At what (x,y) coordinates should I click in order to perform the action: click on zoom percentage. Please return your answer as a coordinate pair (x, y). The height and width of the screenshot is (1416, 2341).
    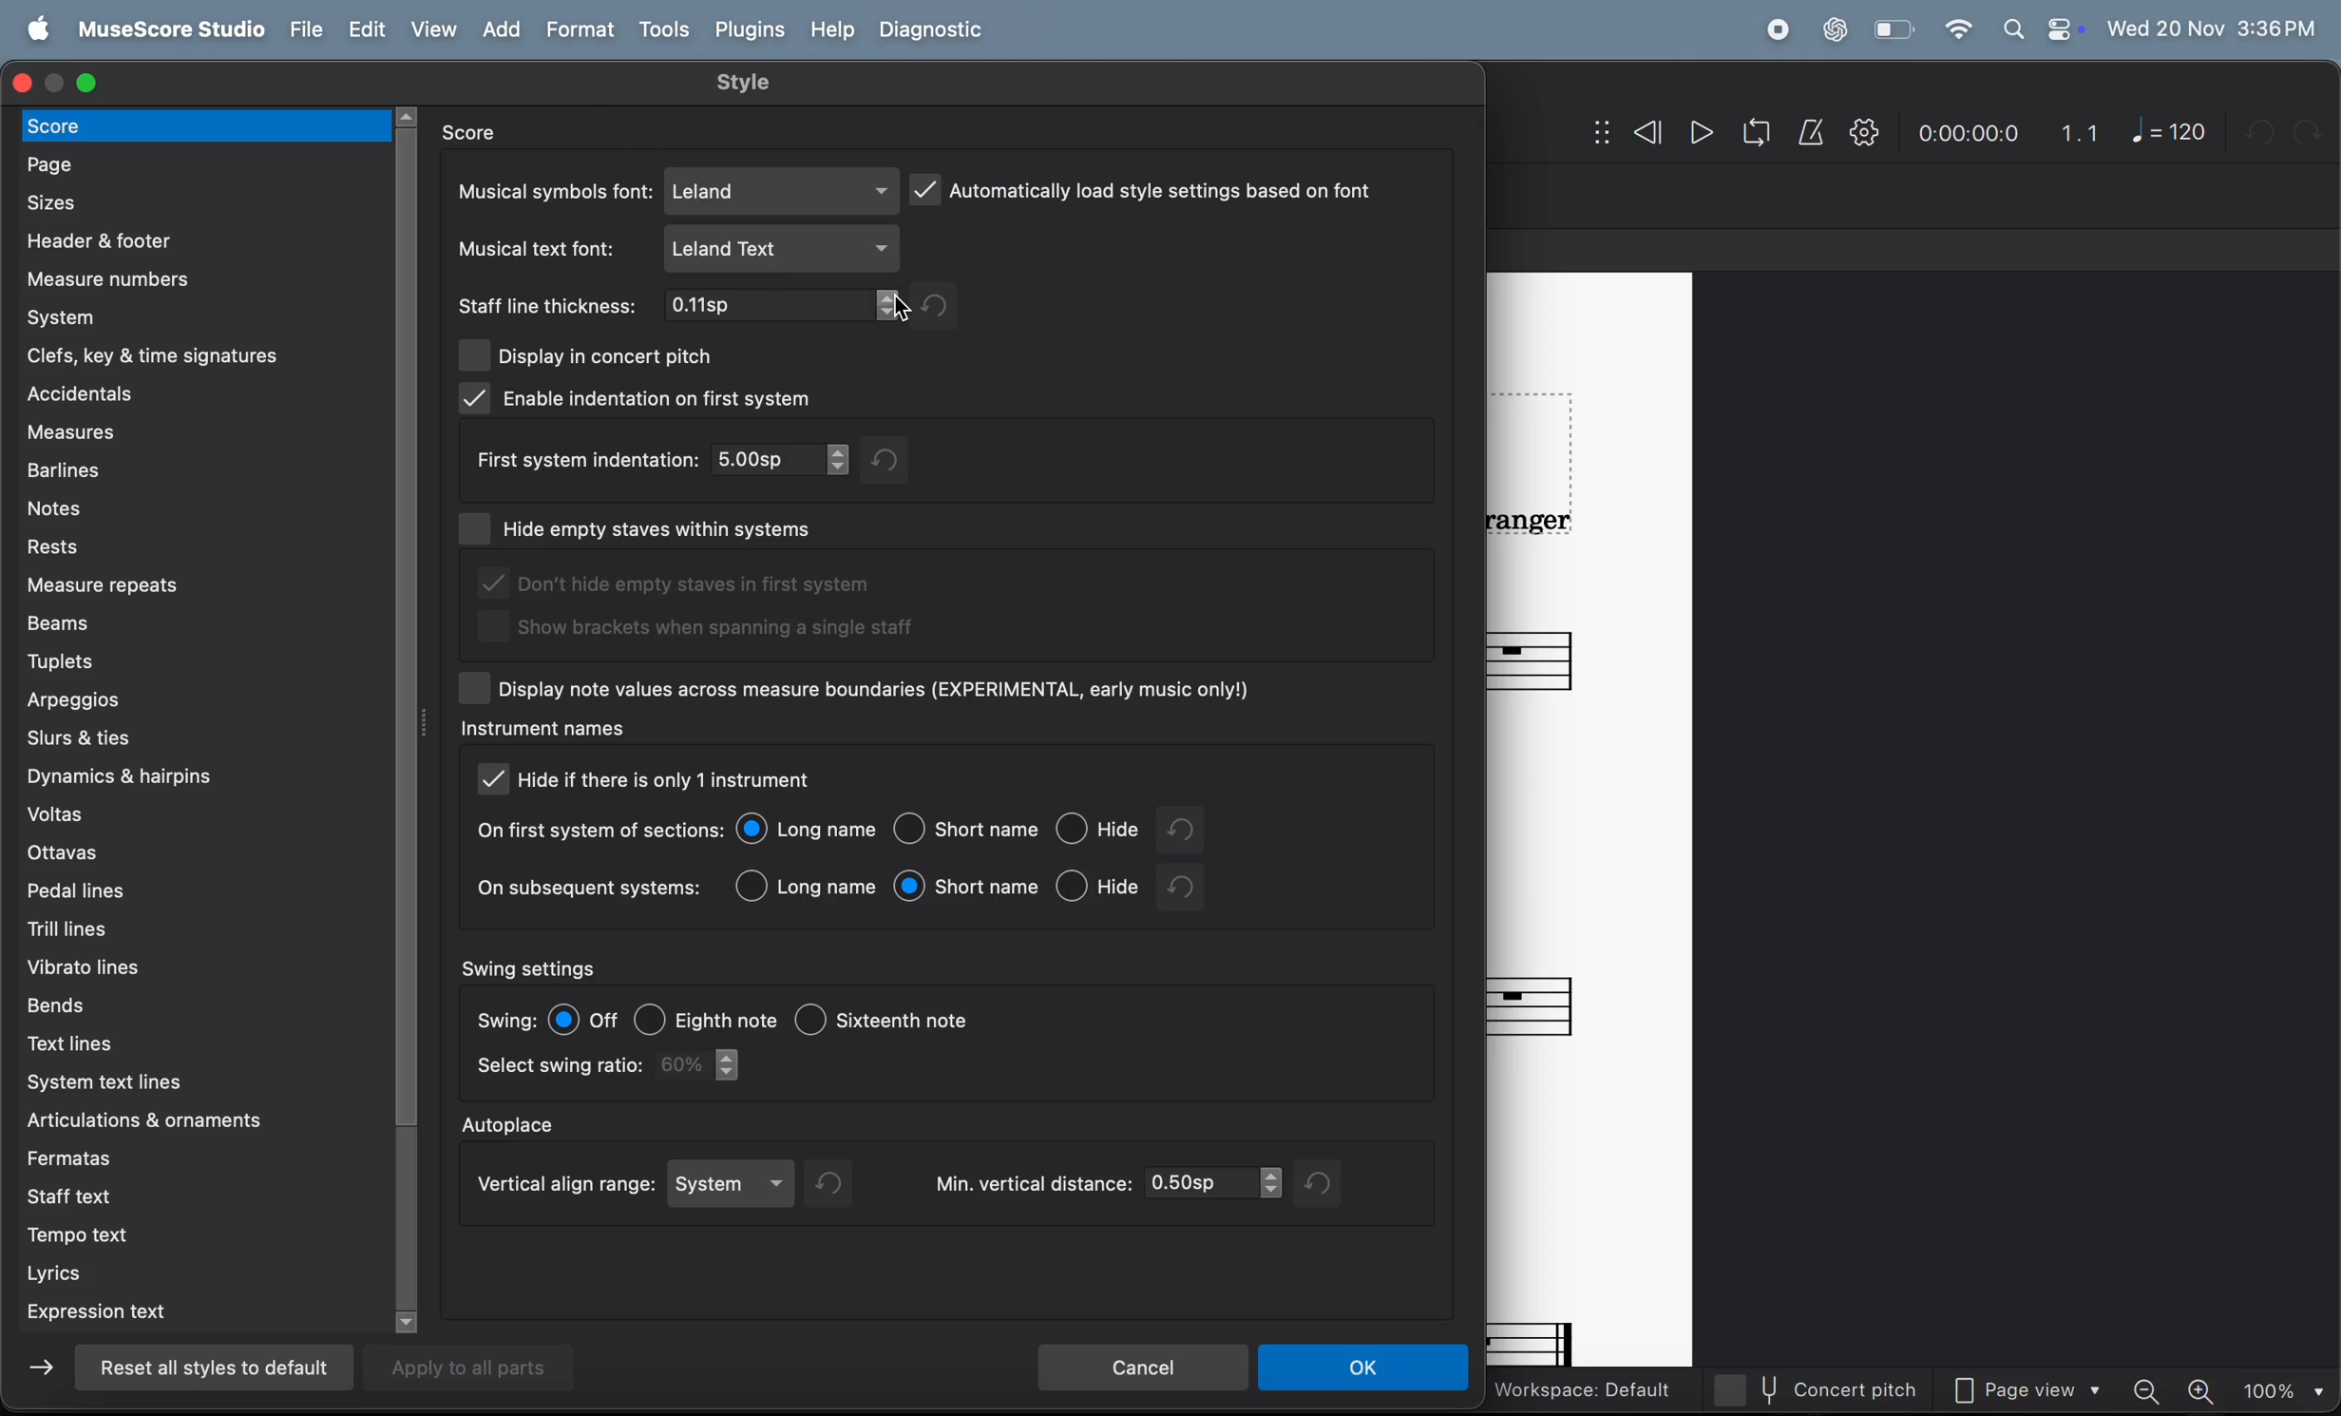
    Looking at the image, I should click on (2281, 1390).